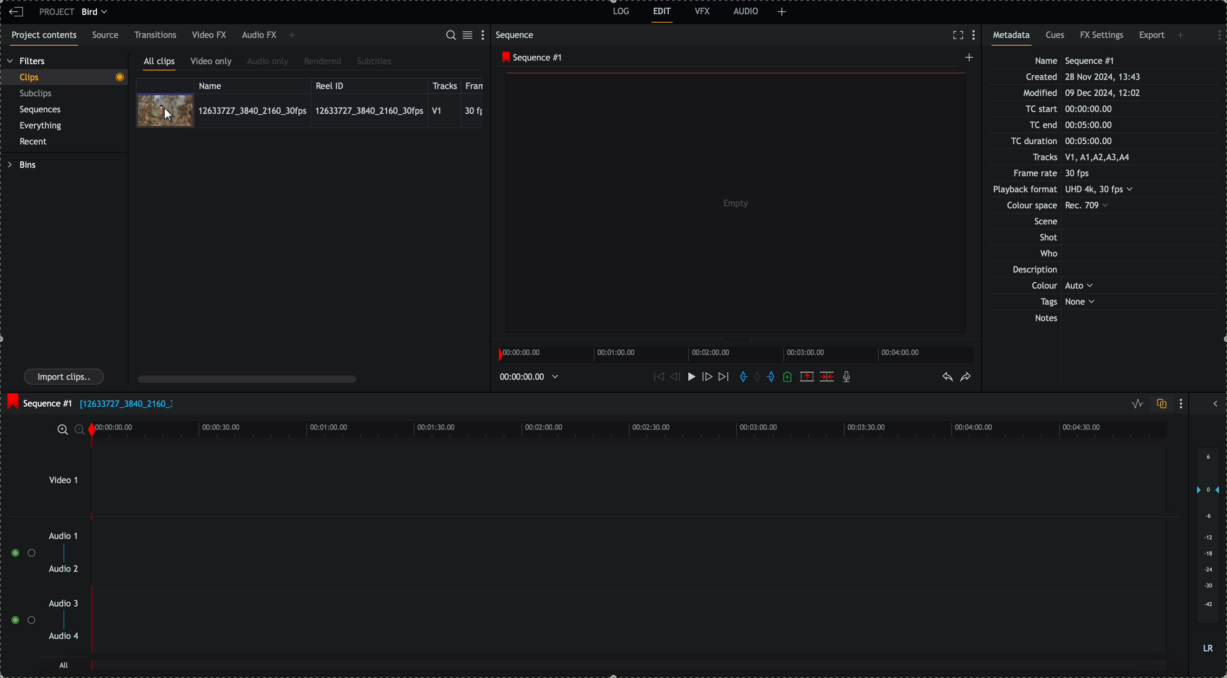 Image resolution: width=1227 pixels, height=678 pixels. Describe the element at coordinates (268, 62) in the screenshot. I see `audio only` at that location.